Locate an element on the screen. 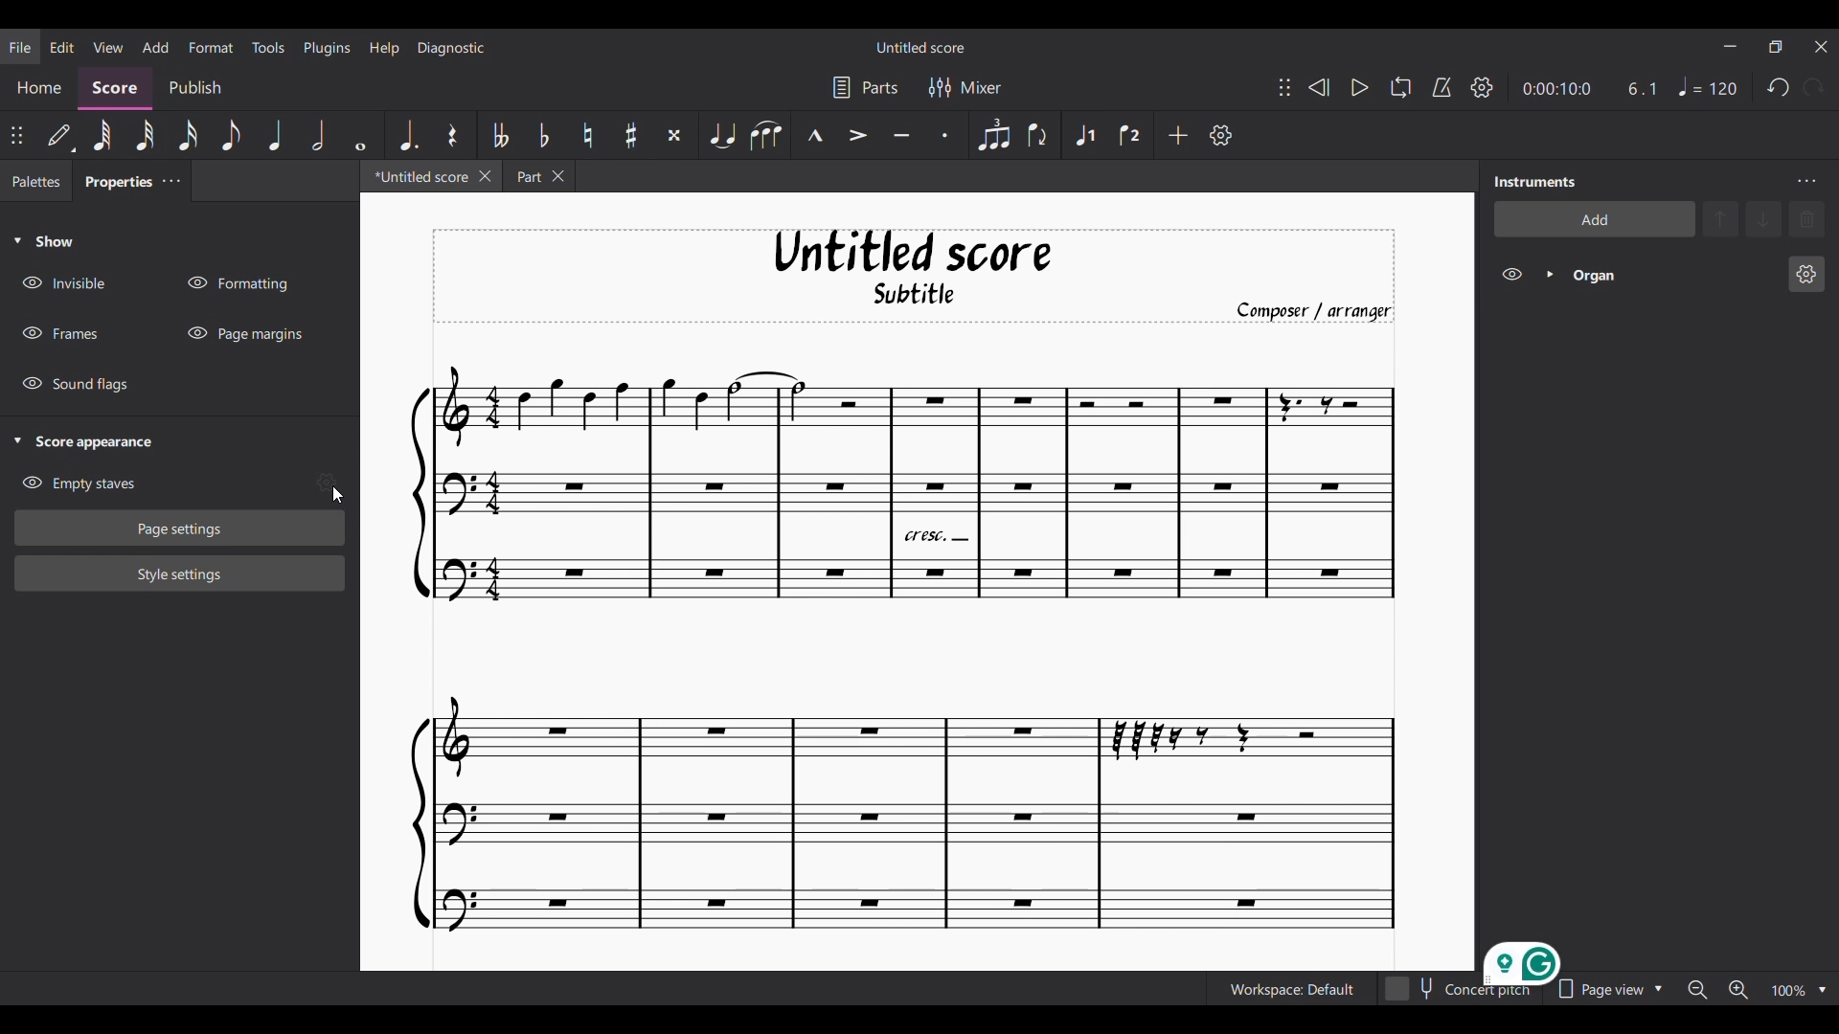 The image size is (1839, 1034). Default is located at coordinates (60, 135).